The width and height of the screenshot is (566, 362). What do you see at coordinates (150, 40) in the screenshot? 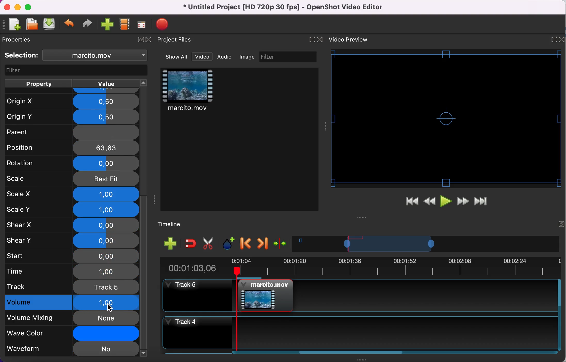
I see `close` at bounding box center [150, 40].